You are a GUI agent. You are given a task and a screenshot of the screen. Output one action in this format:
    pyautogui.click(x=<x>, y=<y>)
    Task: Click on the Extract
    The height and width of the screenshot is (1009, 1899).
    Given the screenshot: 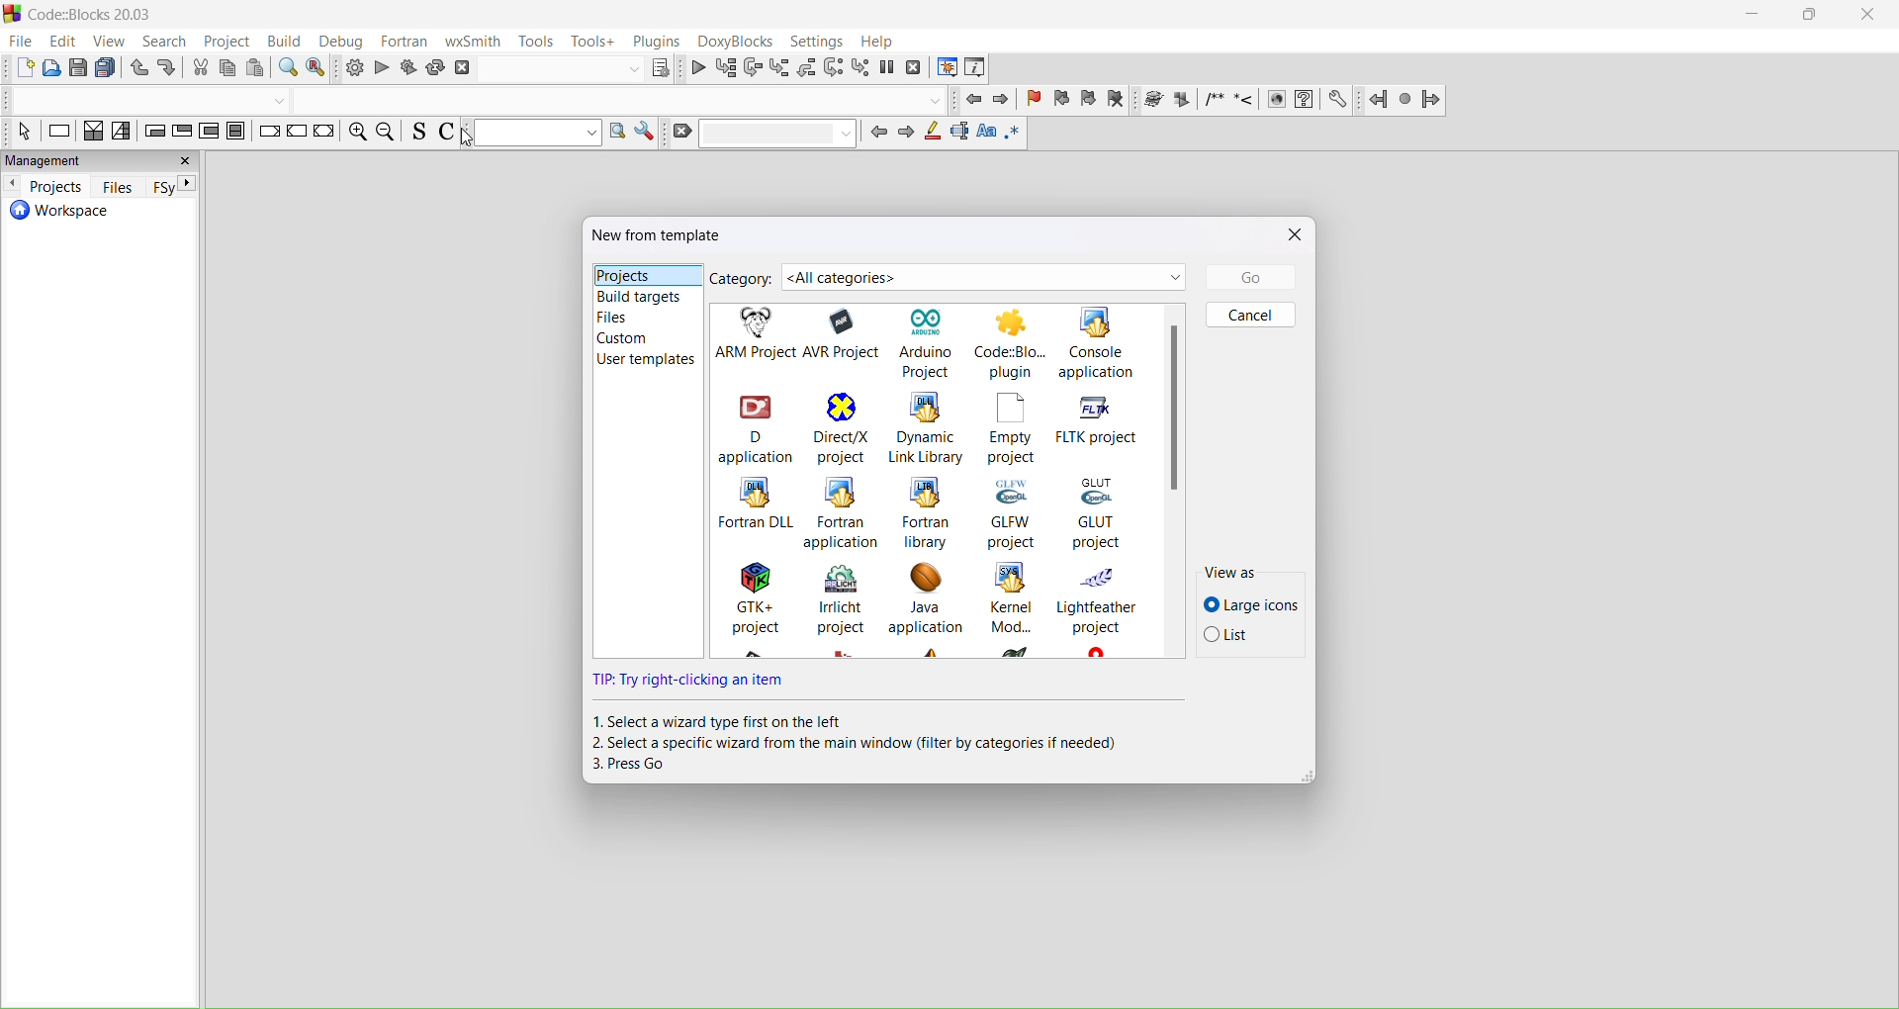 What is the action you would take?
    pyautogui.click(x=1180, y=99)
    